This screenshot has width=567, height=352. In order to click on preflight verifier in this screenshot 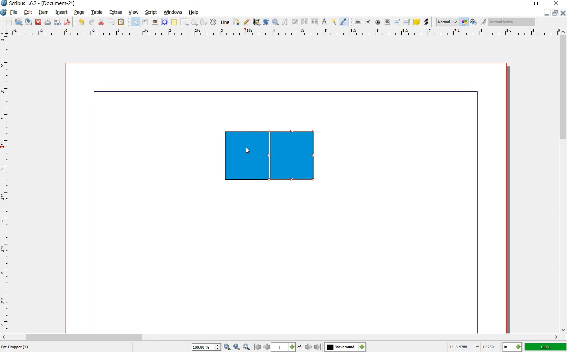, I will do `click(57, 22)`.